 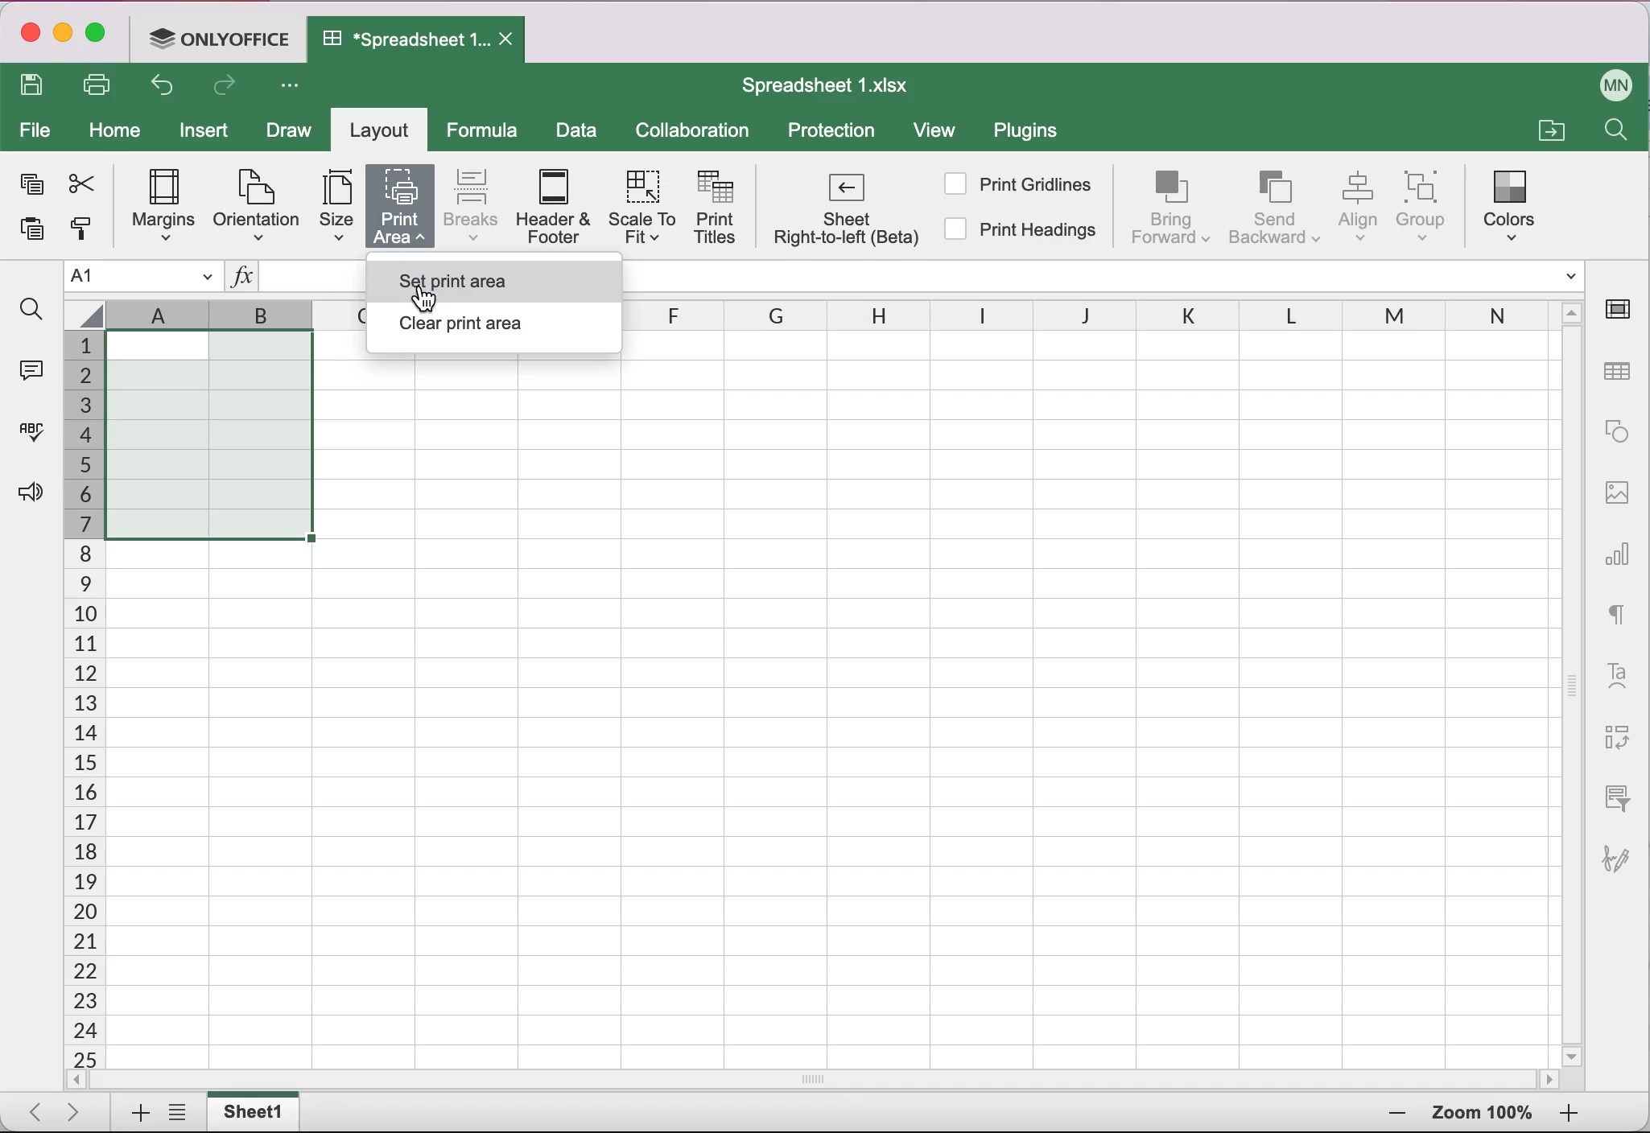 I want to click on Header & footer, so click(x=556, y=208).